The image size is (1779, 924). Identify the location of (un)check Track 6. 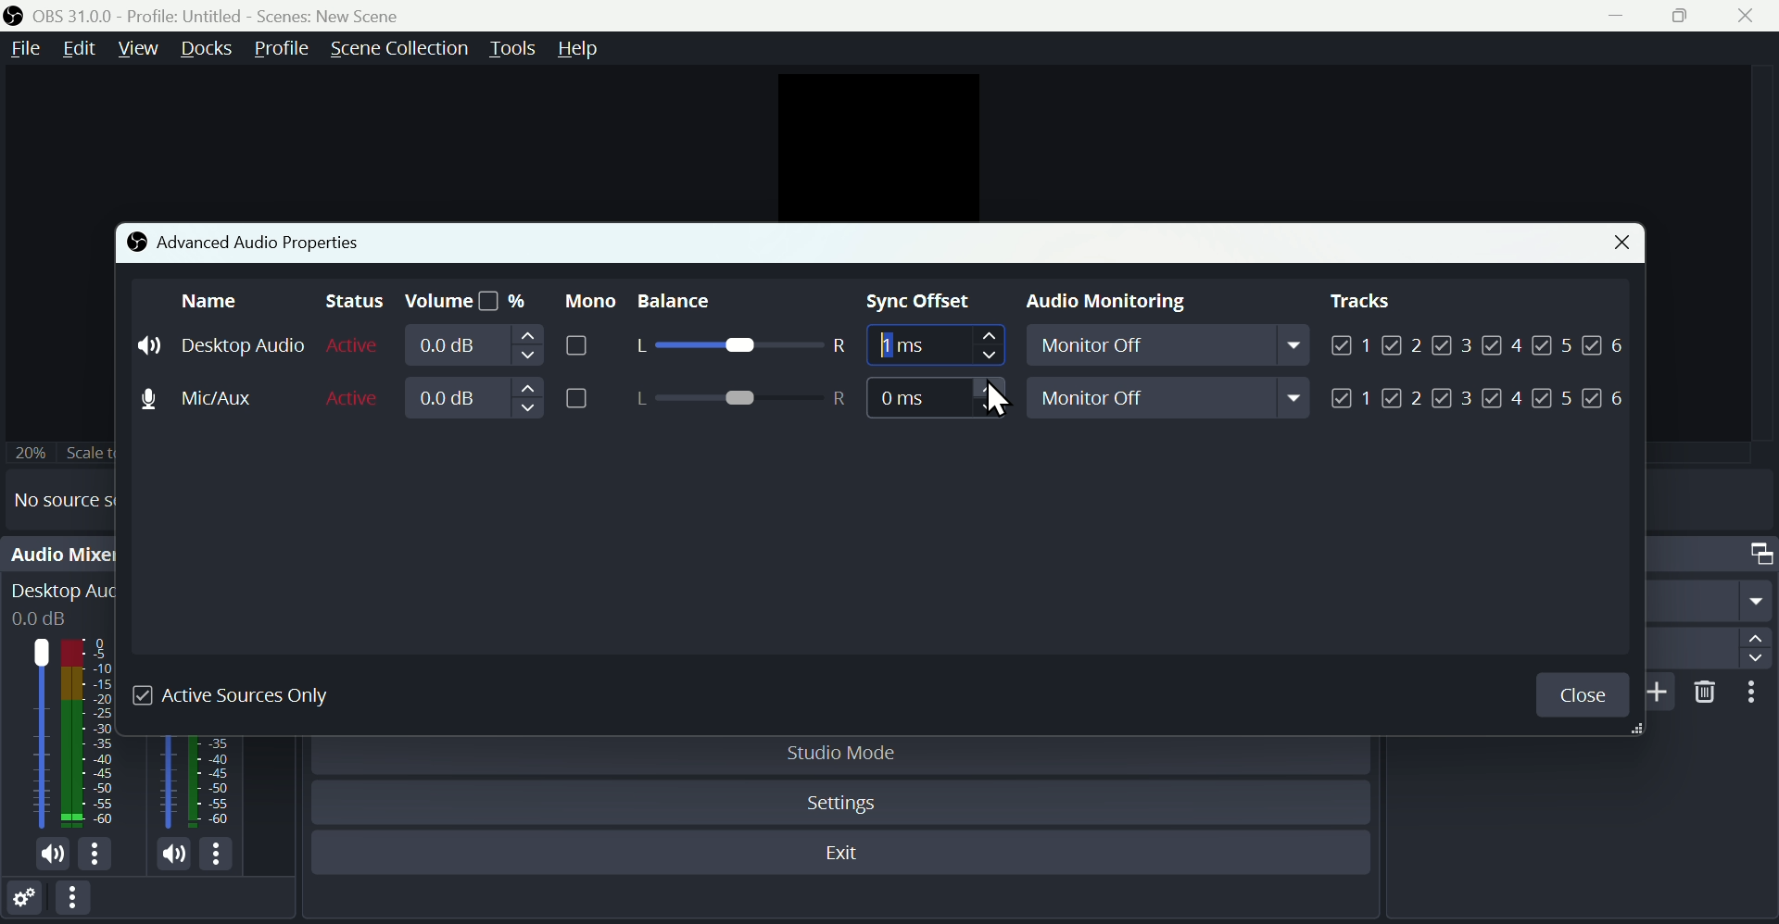
(1605, 399).